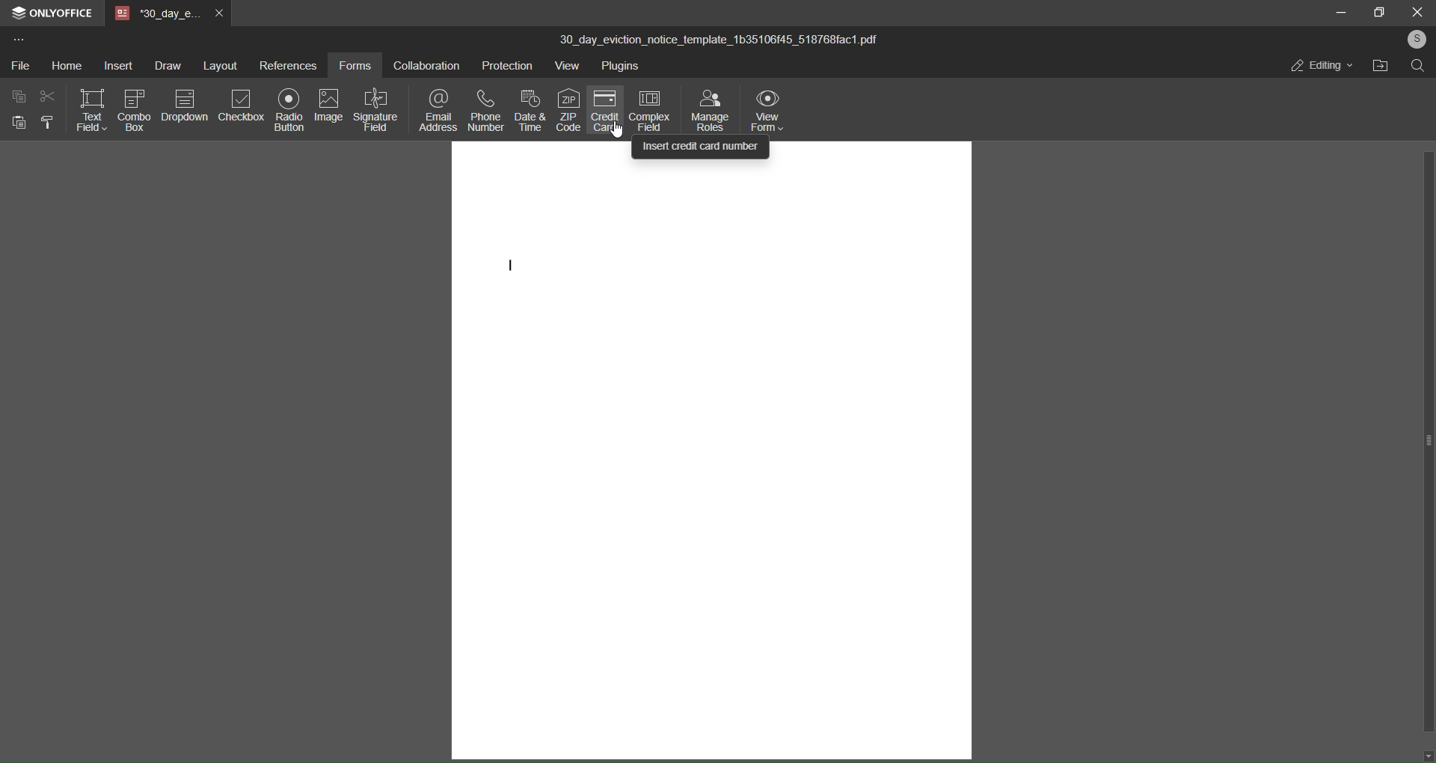 Image resolution: width=1436 pixels, height=763 pixels. What do you see at coordinates (568, 110) in the screenshot?
I see `zip code` at bounding box center [568, 110].